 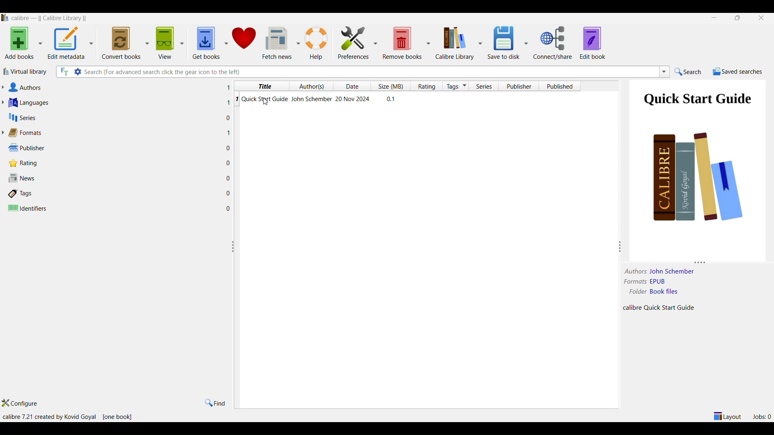 What do you see at coordinates (117, 86) in the screenshot?
I see `authors` at bounding box center [117, 86].